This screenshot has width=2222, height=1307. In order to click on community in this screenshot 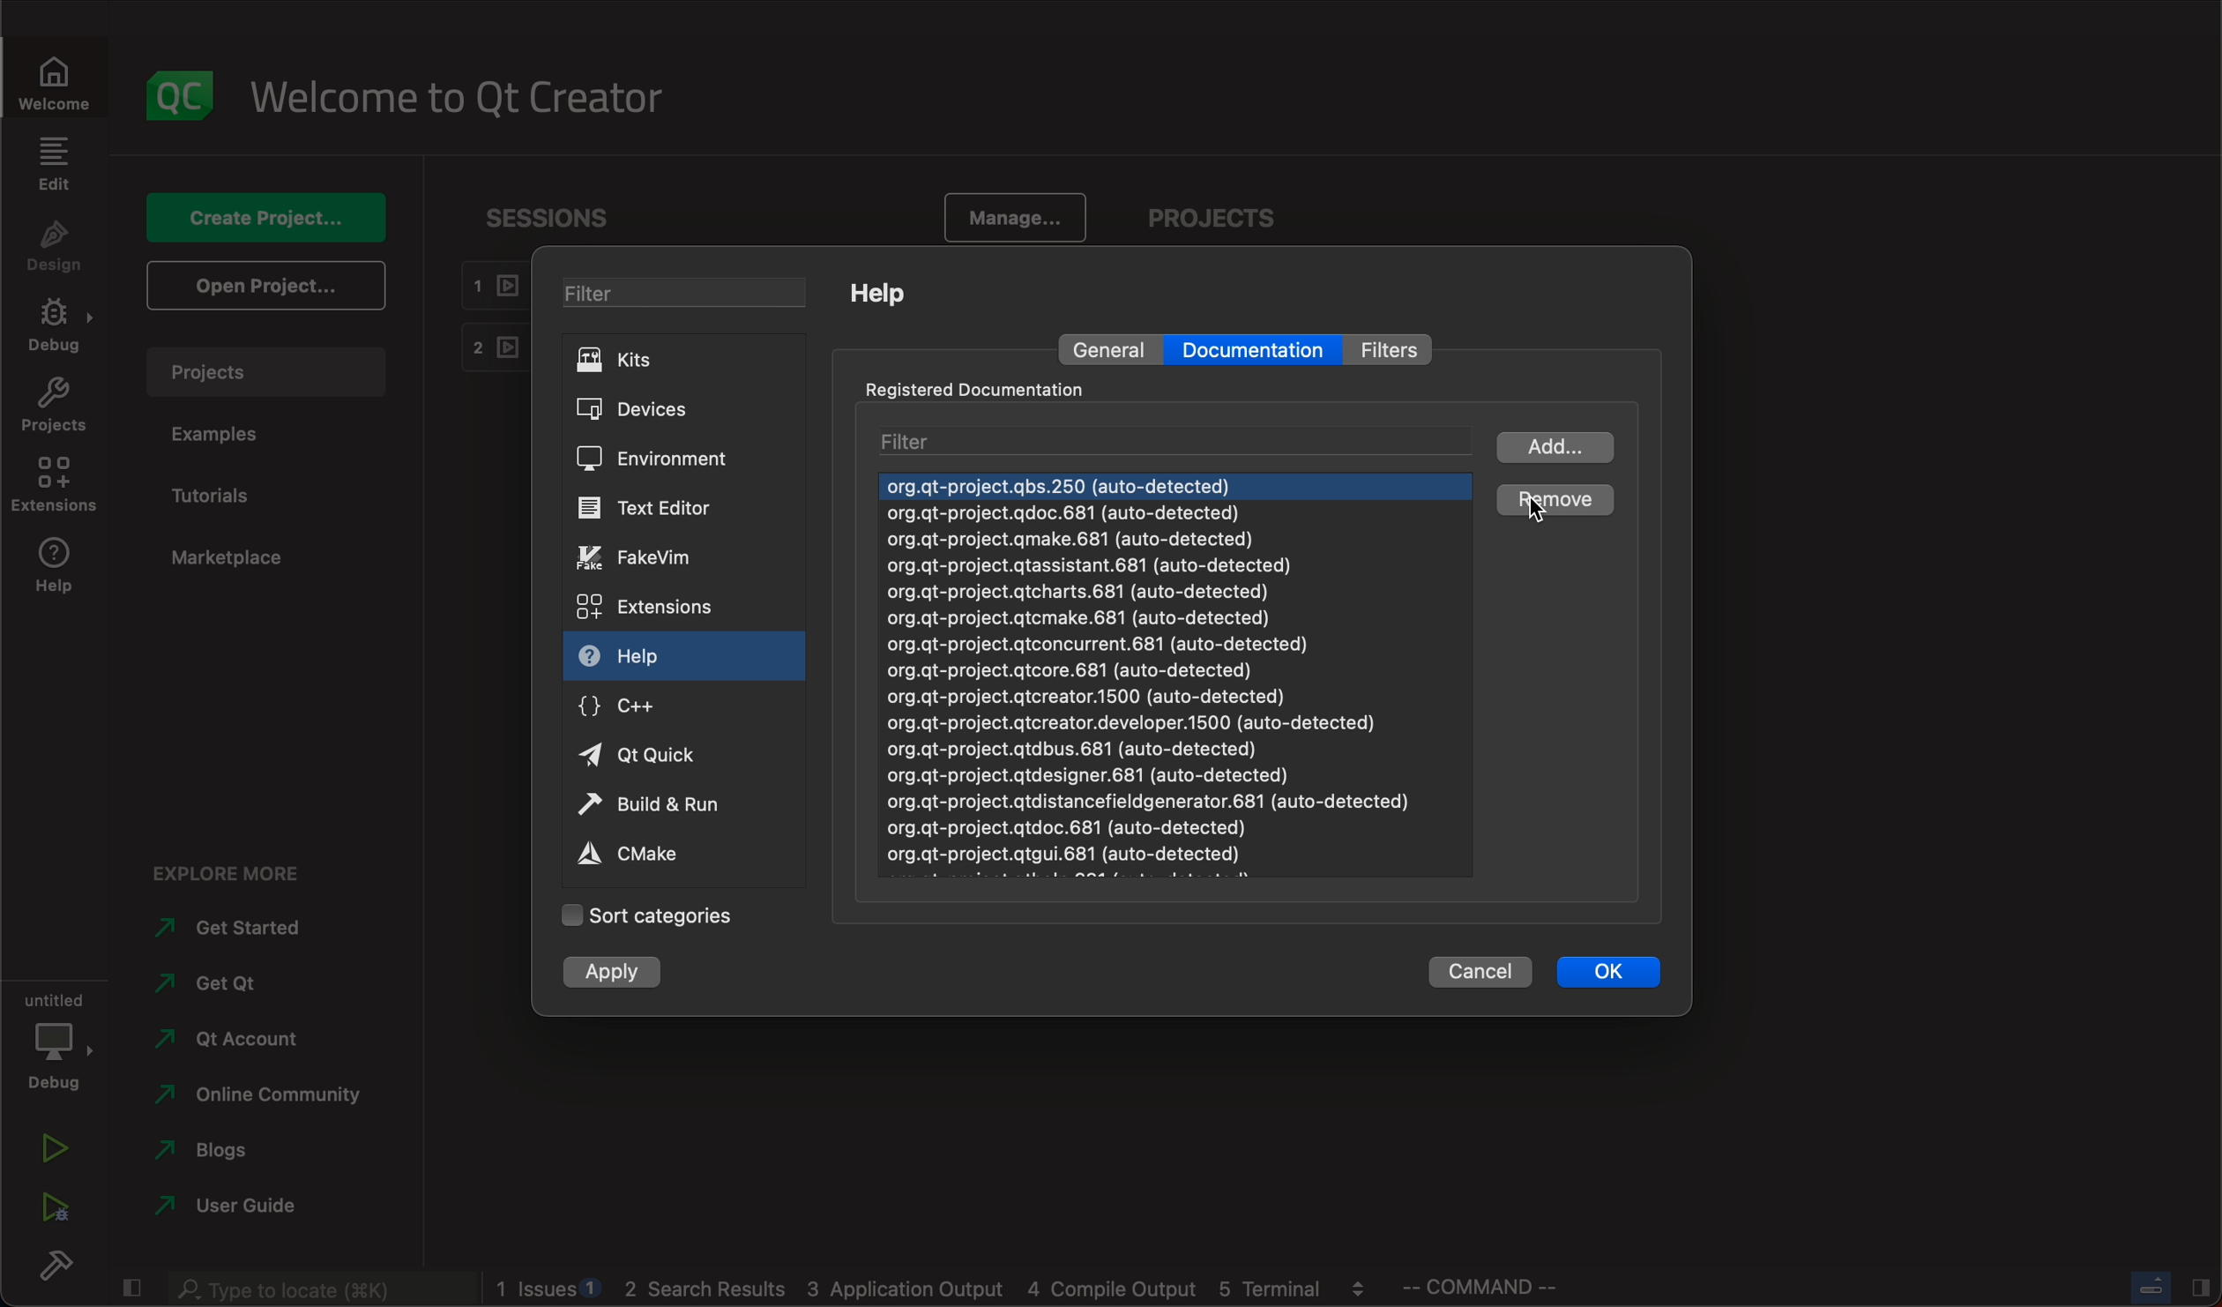, I will do `click(258, 1099)`.